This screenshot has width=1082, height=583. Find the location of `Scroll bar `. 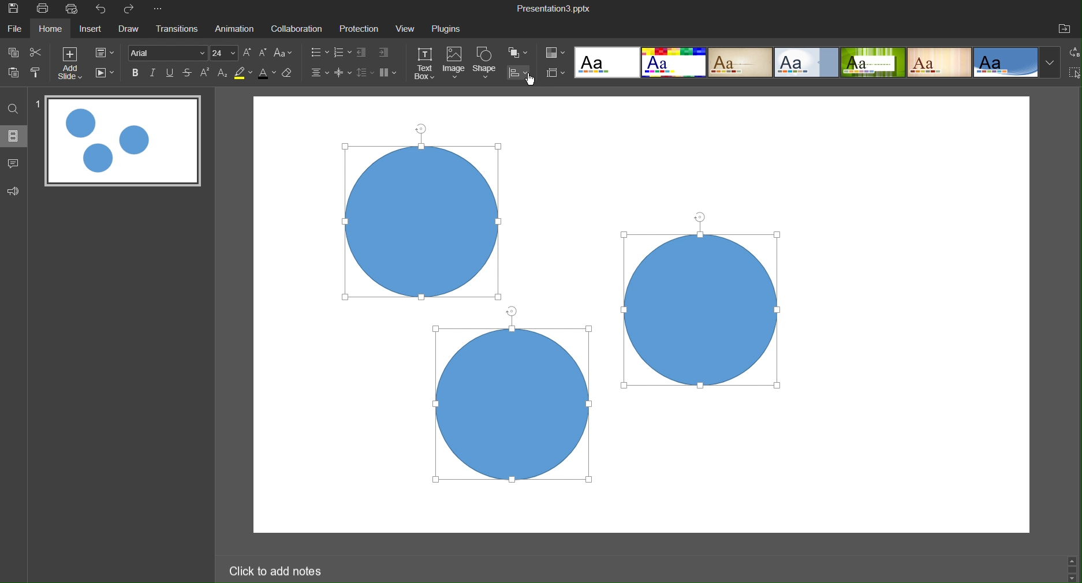

Scroll bar  is located at coordinates (1072, 569).